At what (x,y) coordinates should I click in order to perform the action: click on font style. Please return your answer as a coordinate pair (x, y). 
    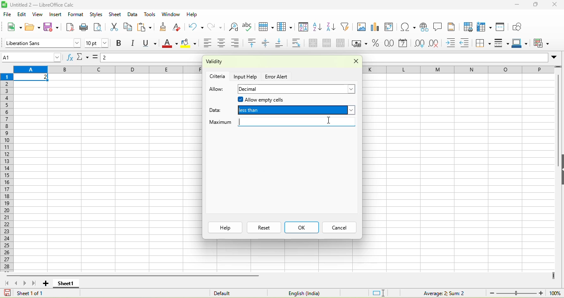
    Looking at the image, I should click on (42, 43).